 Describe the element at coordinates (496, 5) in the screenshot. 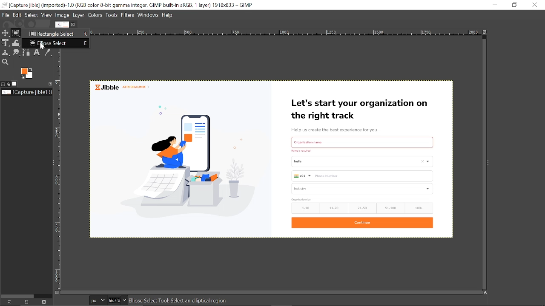

I see `Minimize` at that location.